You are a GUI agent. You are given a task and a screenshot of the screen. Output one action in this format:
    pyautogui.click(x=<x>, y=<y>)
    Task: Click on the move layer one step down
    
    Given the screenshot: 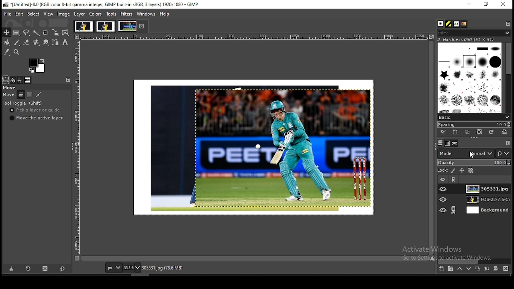 What is the action you would take?
    pyautogui.click(x=469, y=268)
    